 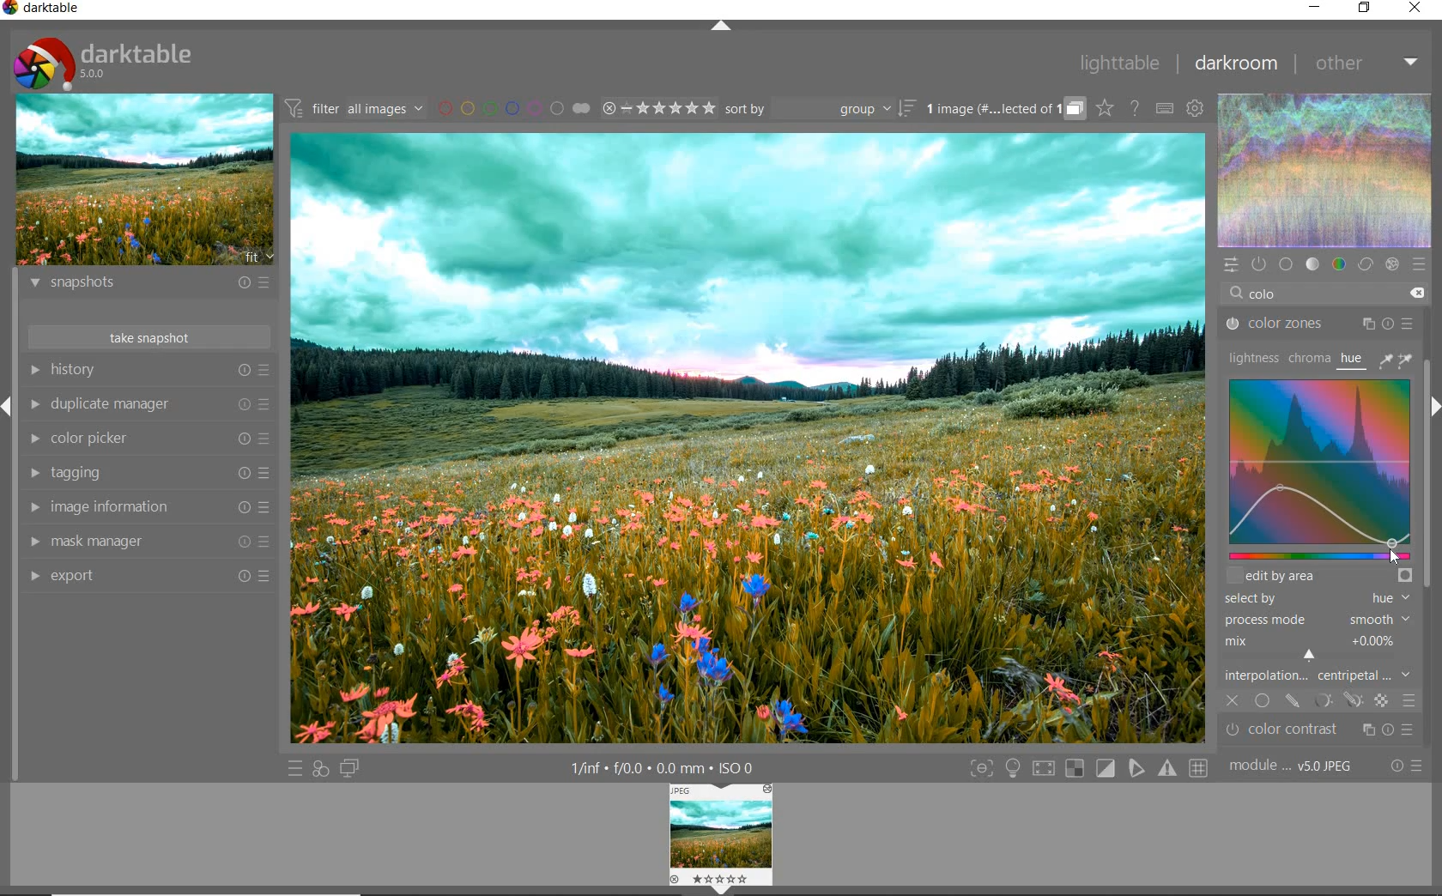 I want to click on history, so click(x=148, y=369).